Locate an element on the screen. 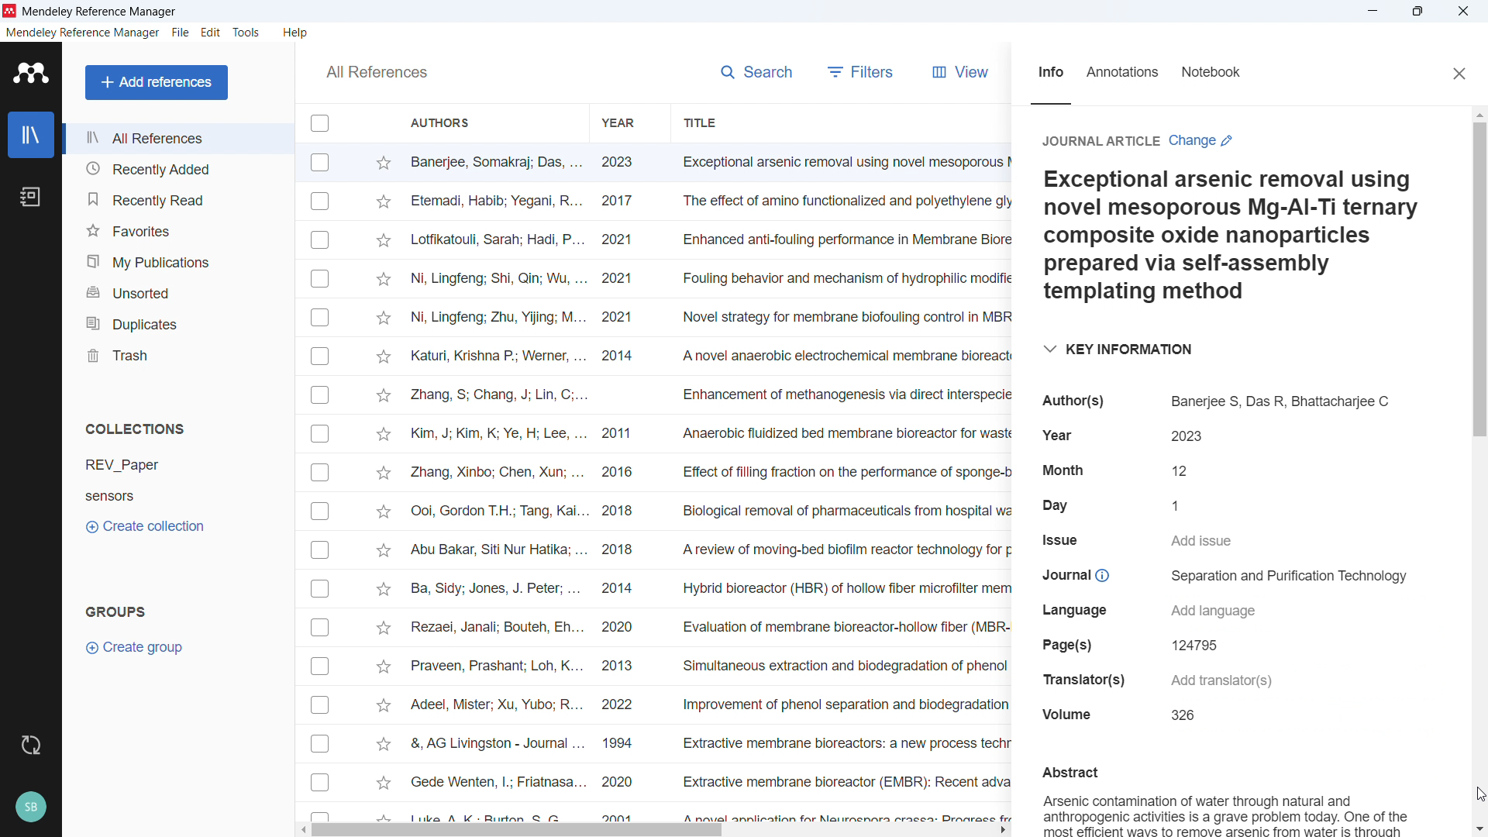  notebook is located at coordinates (31, 197).